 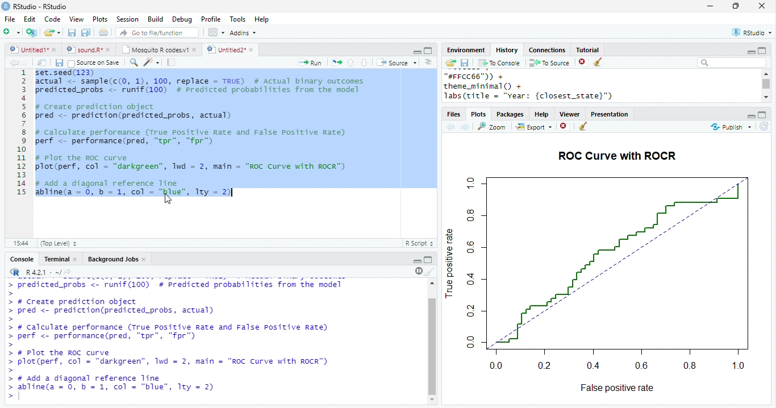 What do you see at coordinates (195, 49) in the screenshot?
I see `close` at bounding box center [195, 49].